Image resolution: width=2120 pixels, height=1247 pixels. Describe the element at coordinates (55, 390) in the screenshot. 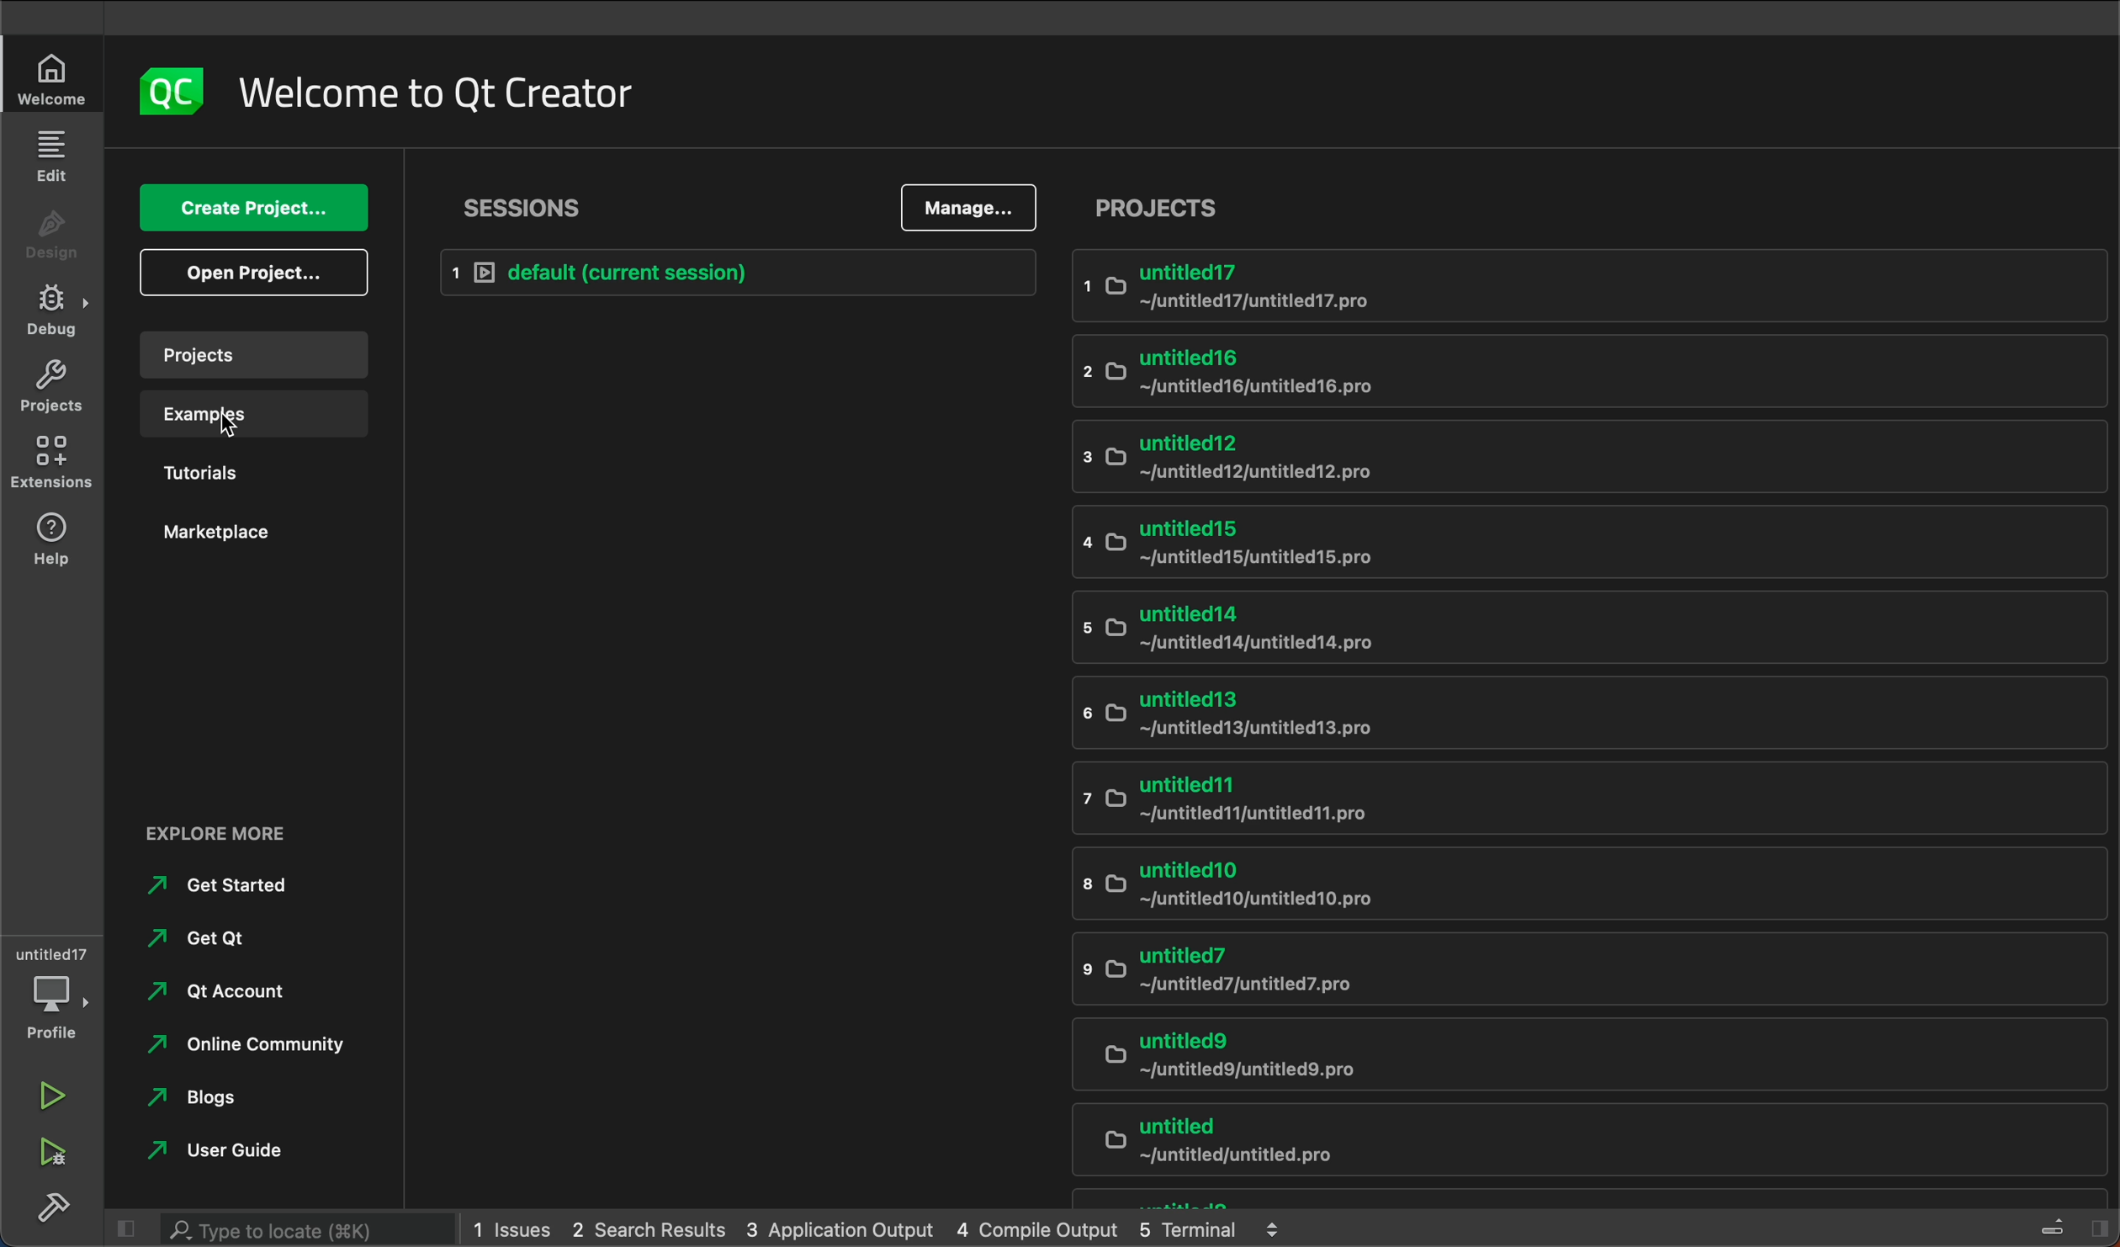

I see `projects` at that location.